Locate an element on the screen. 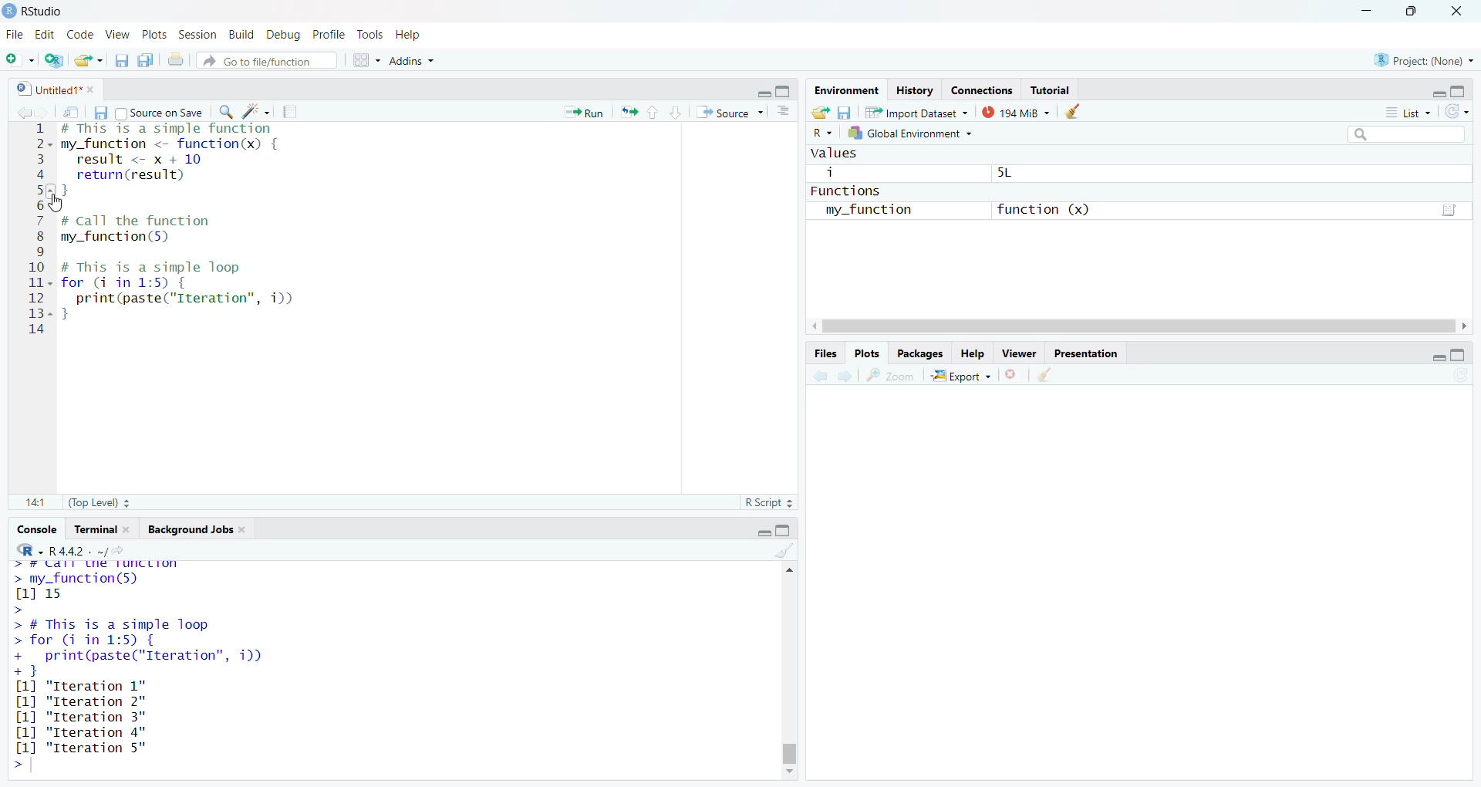 The height and width of the screenshot is (787, 1481). 194 MiB is located at coordinates (1015, 114).